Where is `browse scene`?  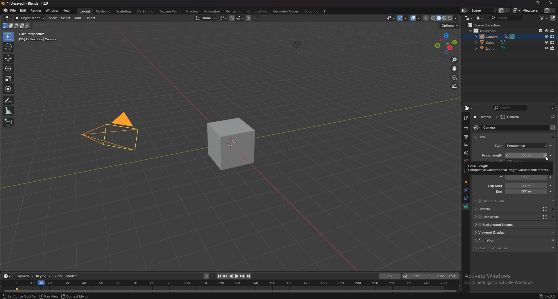 browse scene is located at coordinates (464, 10).